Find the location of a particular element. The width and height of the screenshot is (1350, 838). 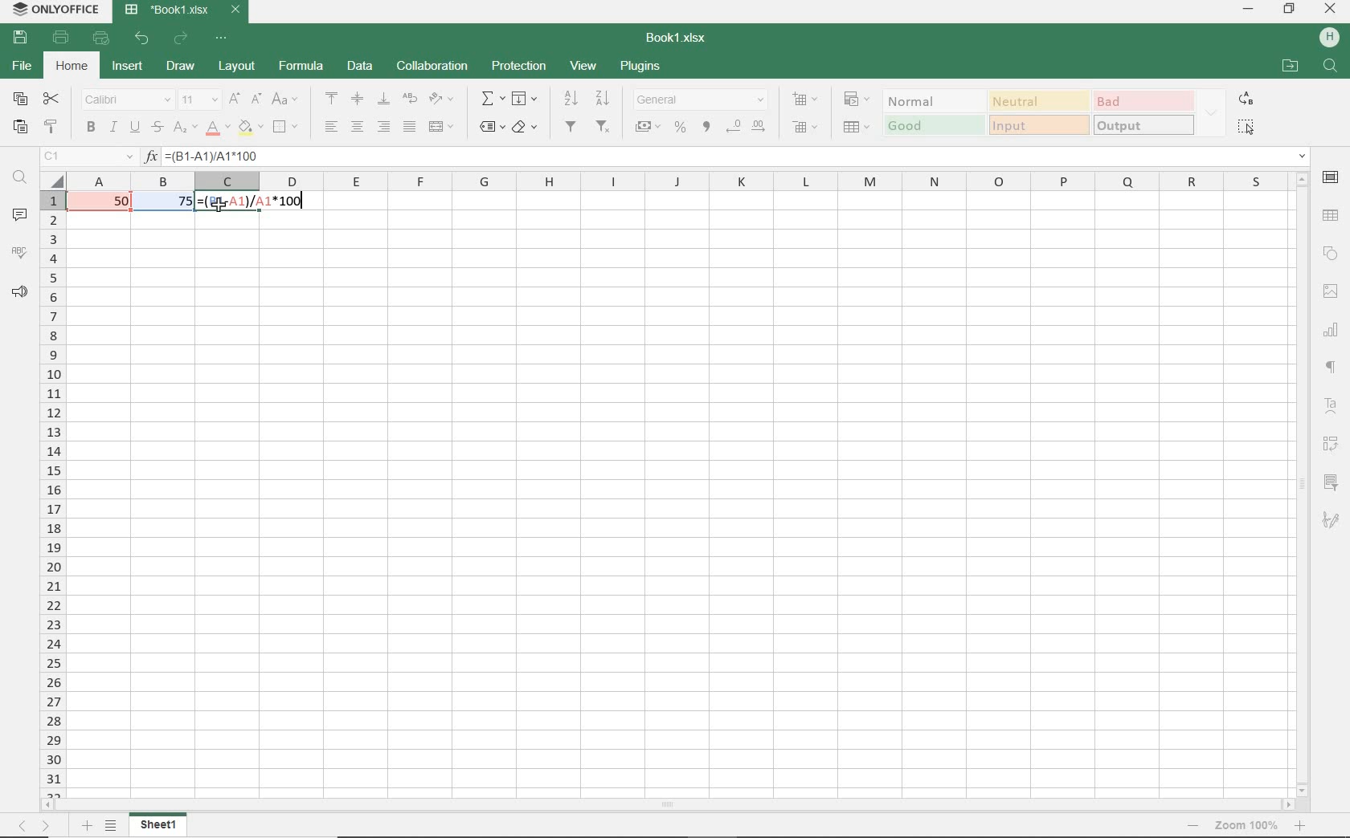

find is located at coordinates (1329, 65).